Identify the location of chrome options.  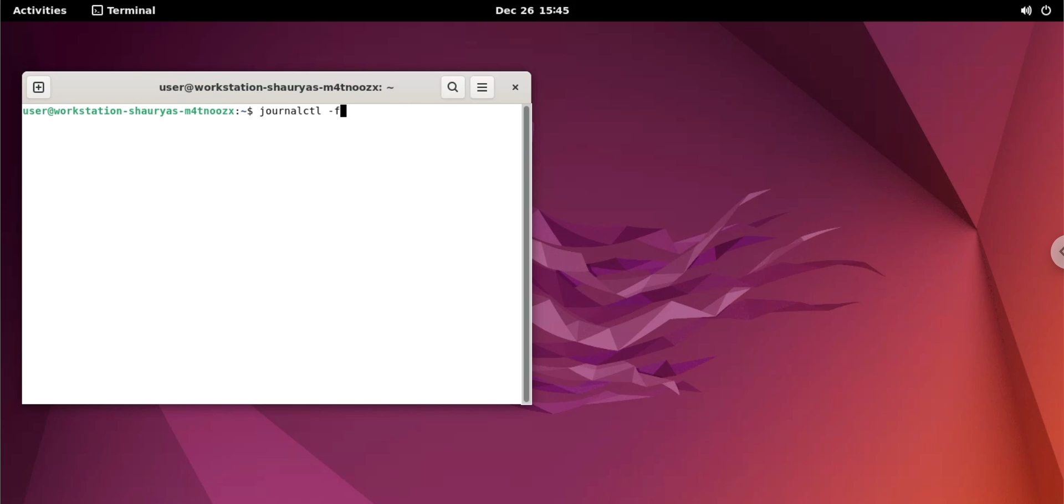
(1055, 252).